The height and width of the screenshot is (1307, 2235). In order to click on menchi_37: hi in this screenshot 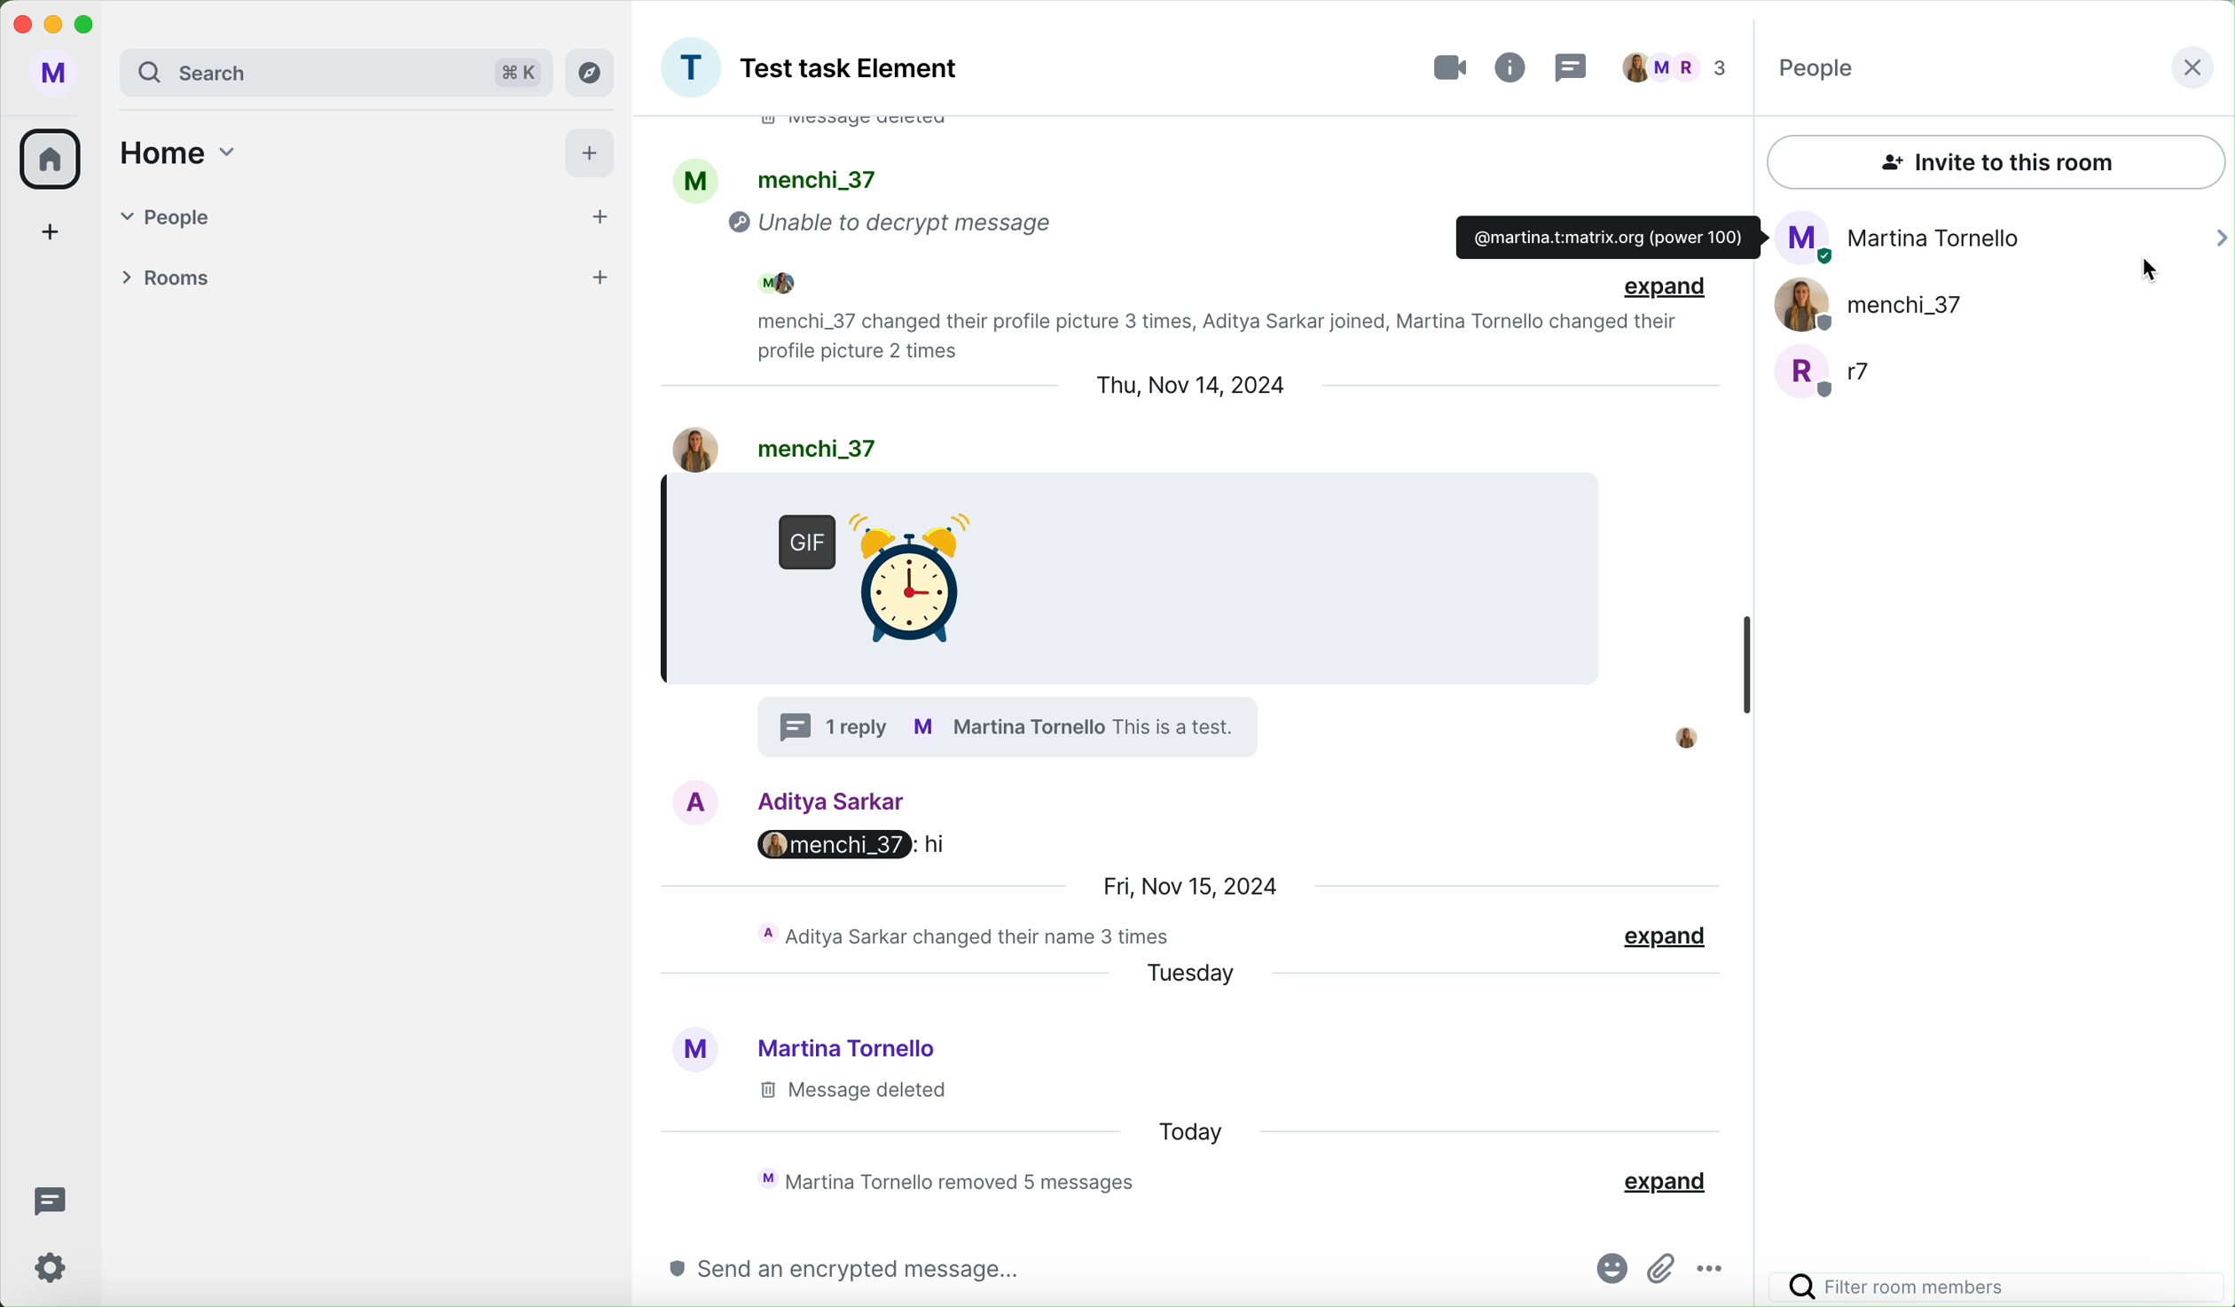, I will do `click(829, 845)`.